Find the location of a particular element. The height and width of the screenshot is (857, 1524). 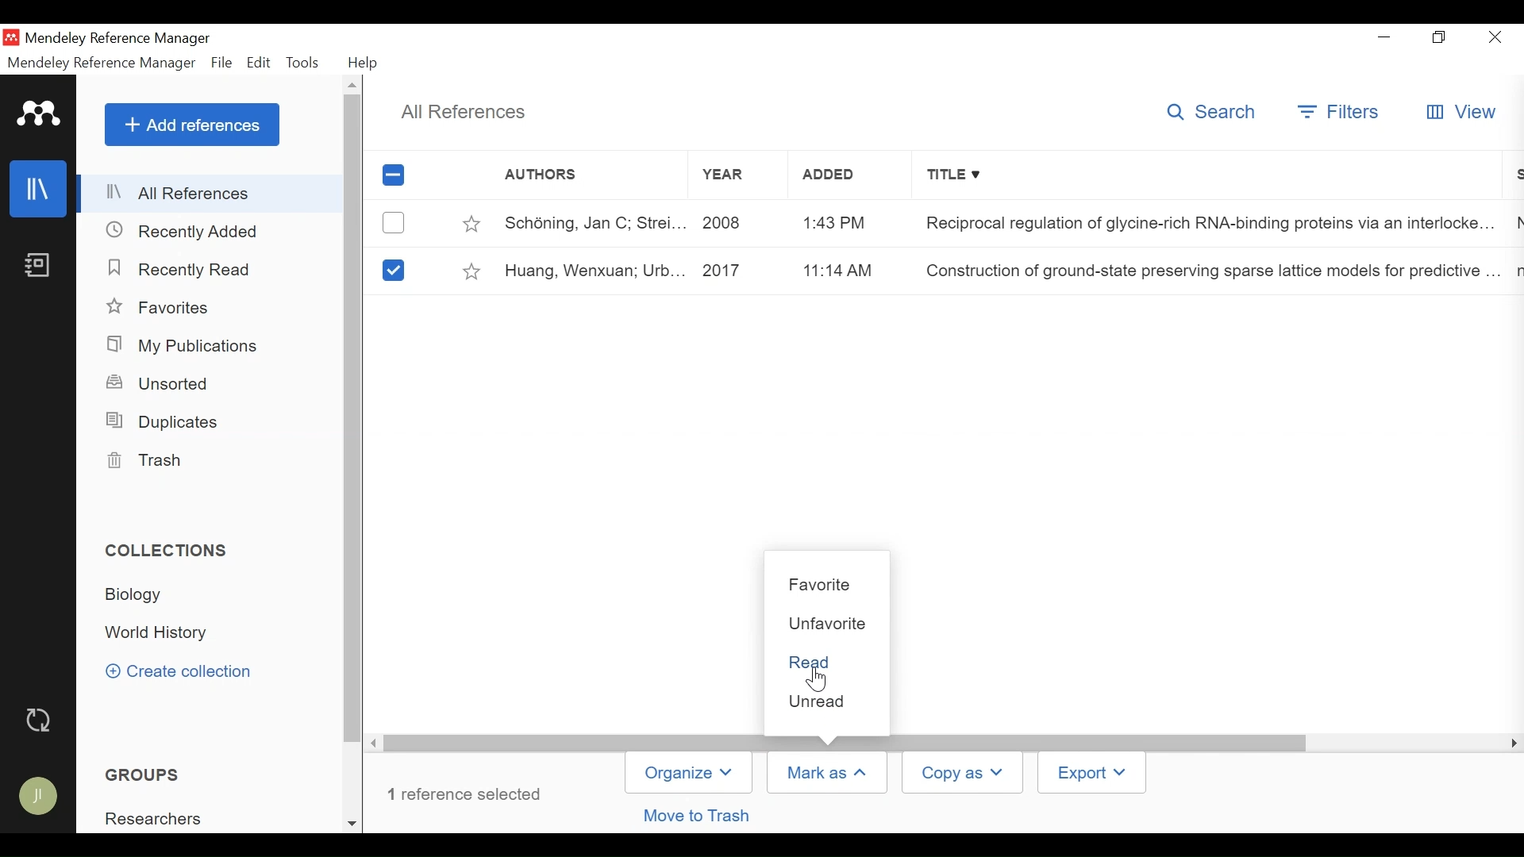

All References is located at coordinates (211, 194).